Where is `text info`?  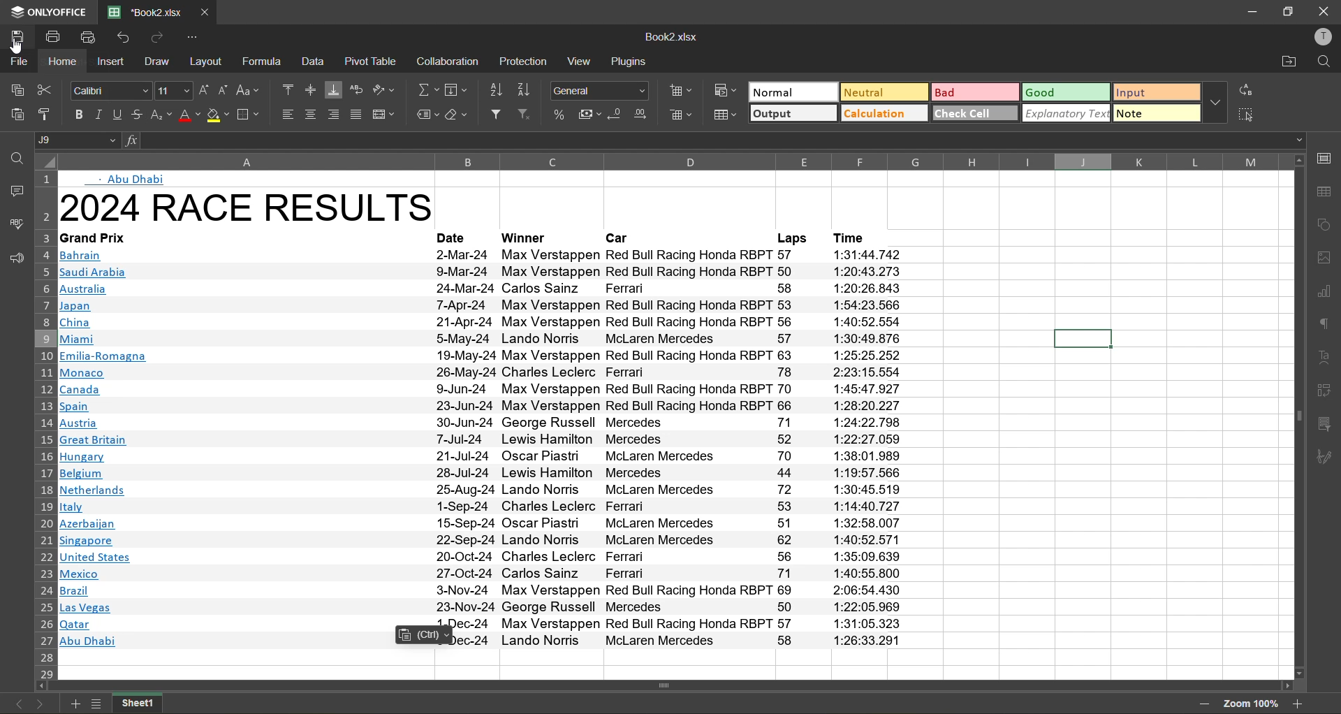 text info is located at coordinates (481, 391).